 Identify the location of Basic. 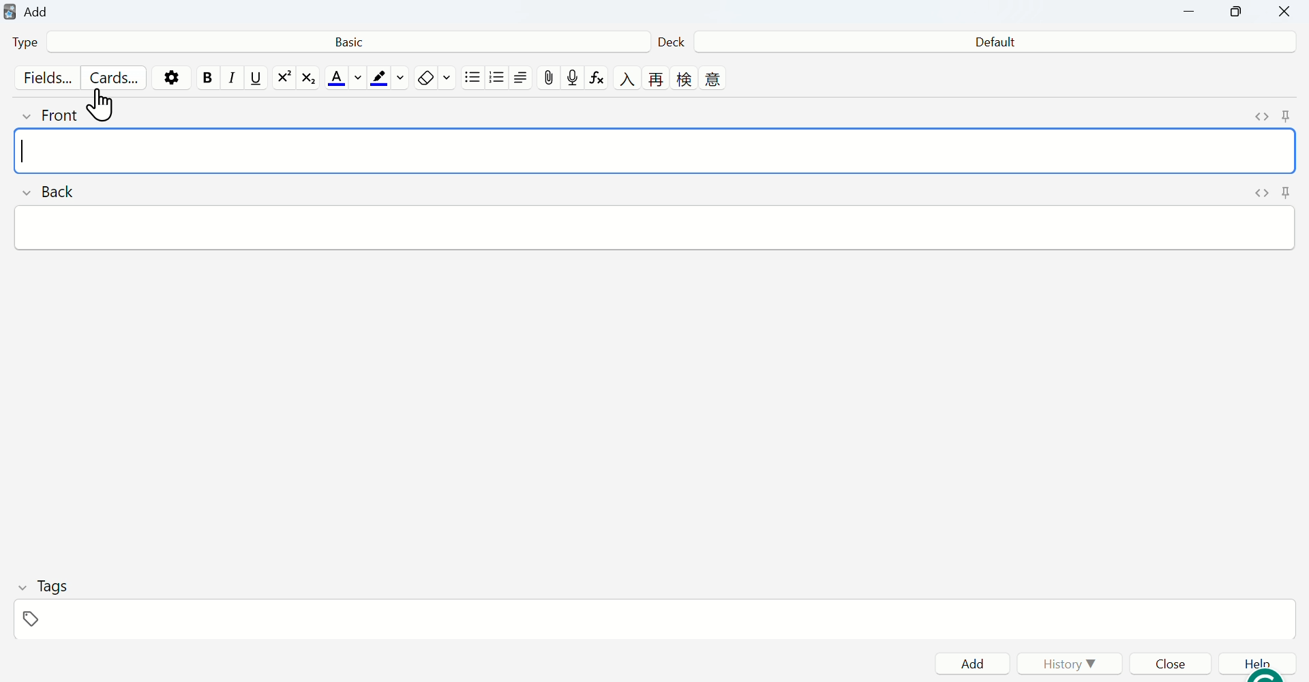
(348, 40).